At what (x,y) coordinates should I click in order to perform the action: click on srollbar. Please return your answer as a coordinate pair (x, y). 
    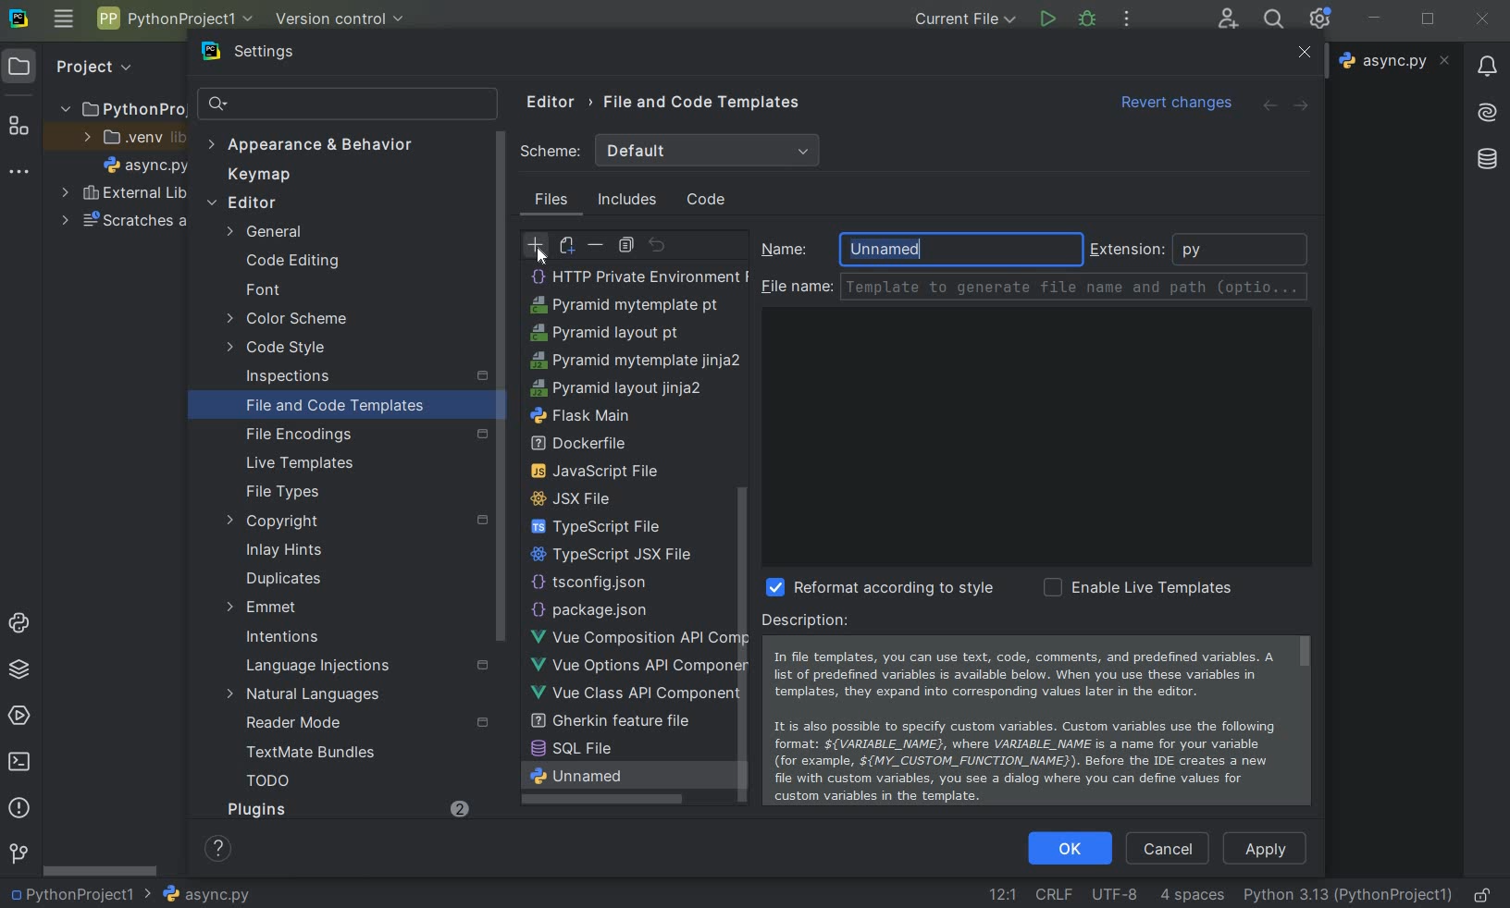
    Looking at the image, I should click on (101, 871).